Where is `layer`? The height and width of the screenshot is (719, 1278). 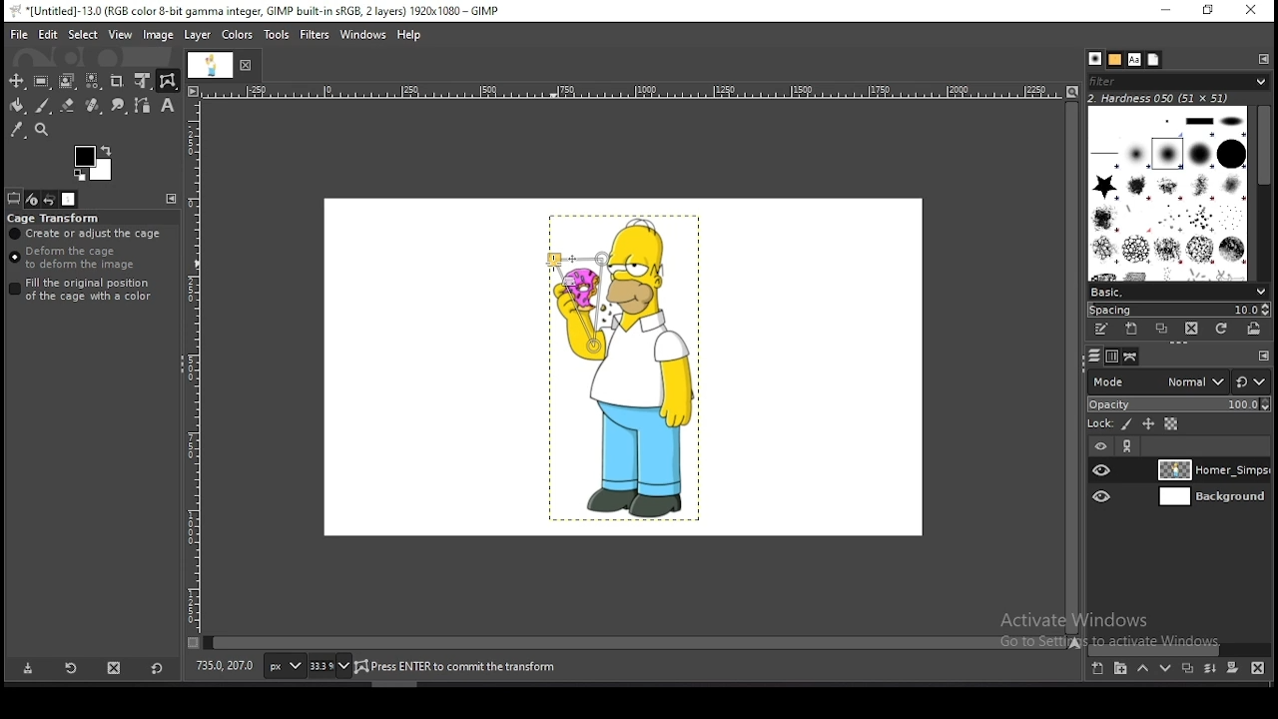 layer is located at coordinates (1209, 498).